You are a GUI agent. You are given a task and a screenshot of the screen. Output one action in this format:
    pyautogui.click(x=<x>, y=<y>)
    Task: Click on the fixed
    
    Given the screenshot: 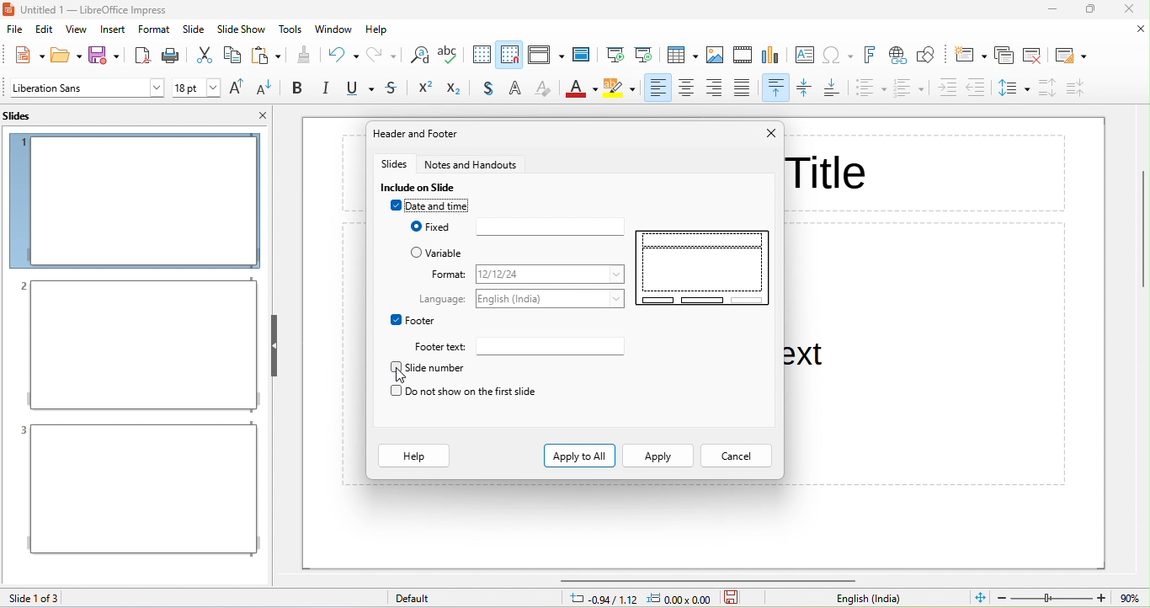 What is the action you would take?
    pyautogui.click(x=439, y=227)
    